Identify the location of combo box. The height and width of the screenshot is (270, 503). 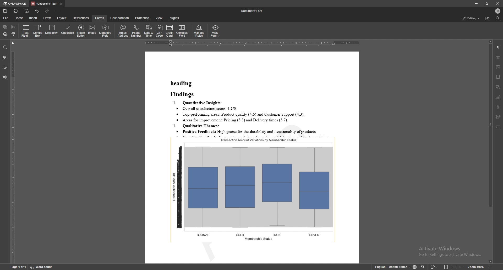
(38, 31).